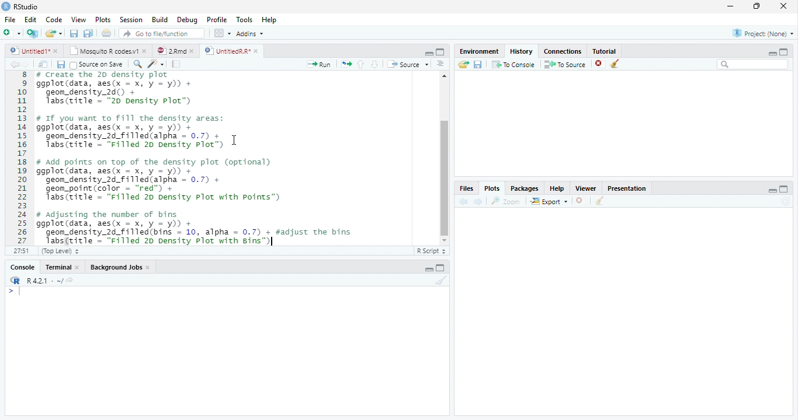 This screenshot has width=798, height=420. What do you see at coordinates (95, 65) in the screenshot?
I see `Source on Save` at bounding box center [95, 65].